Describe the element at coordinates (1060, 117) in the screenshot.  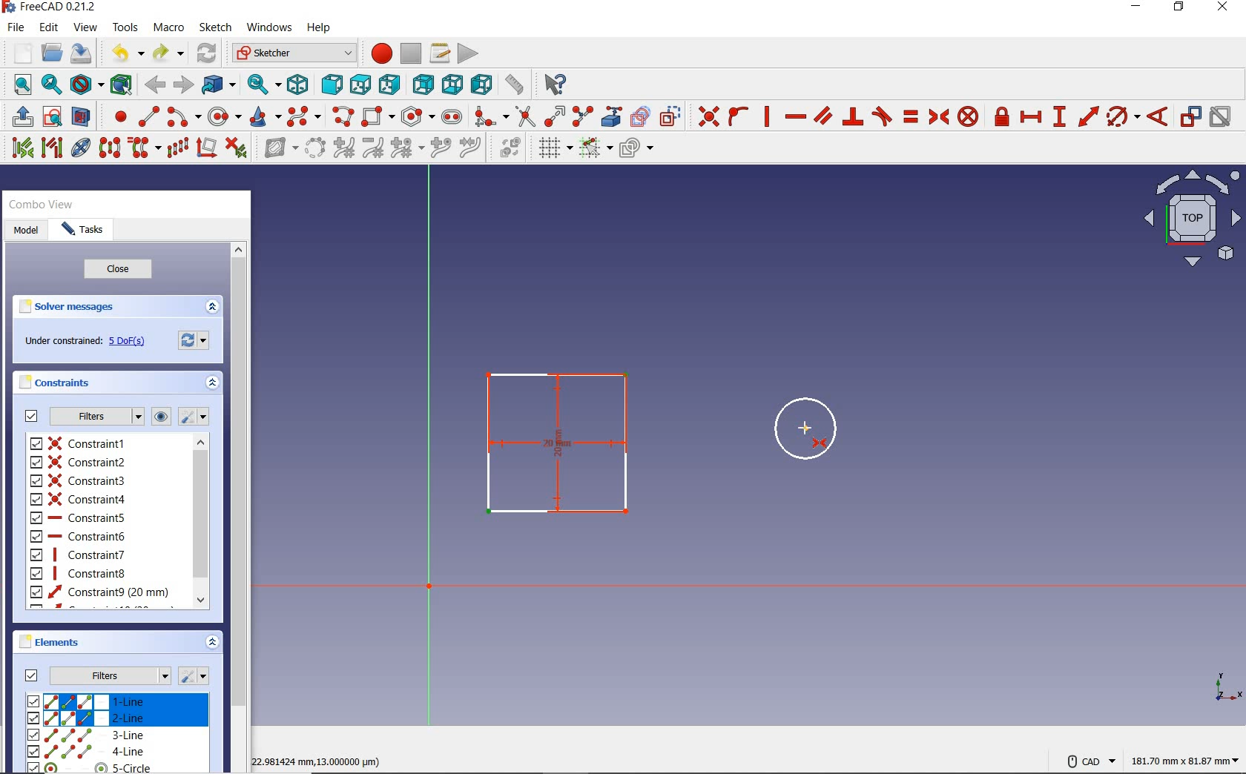
I see `constraint vertical distance` at that location.